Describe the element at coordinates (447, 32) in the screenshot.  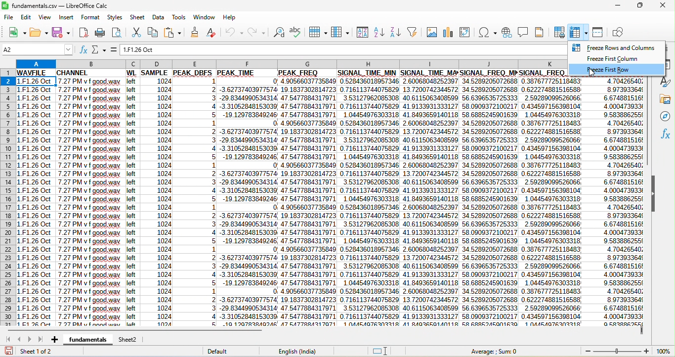
I see `chart` at that location.